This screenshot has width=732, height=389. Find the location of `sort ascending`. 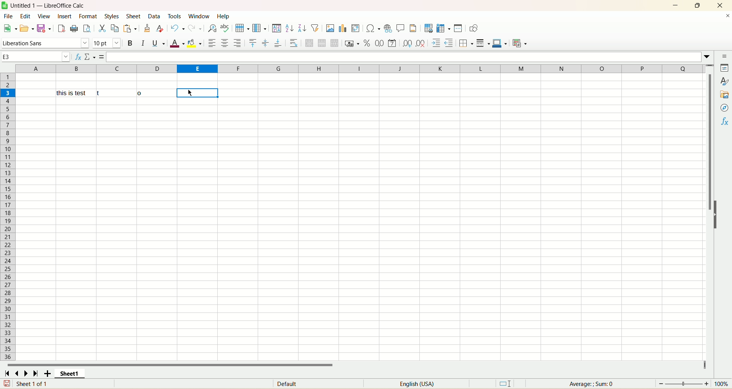

sort ascending is located at coordinates (289, 29).